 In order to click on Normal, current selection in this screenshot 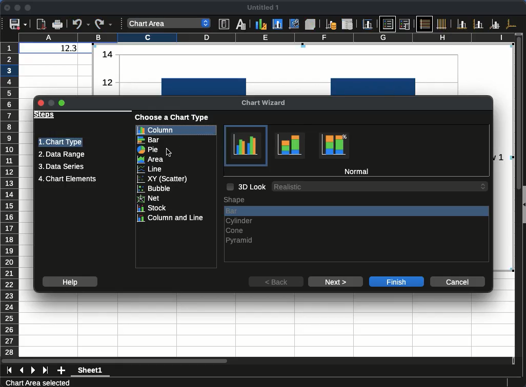, I will do `click(246, 146)`.